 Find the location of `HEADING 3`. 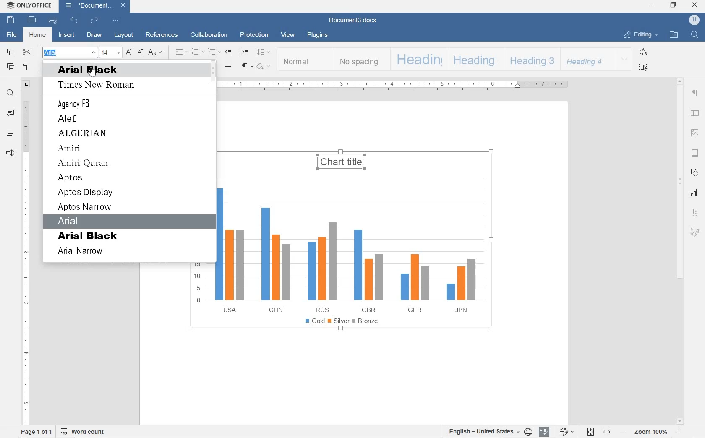

HEADING 3 is located at coordinates (530, 60).